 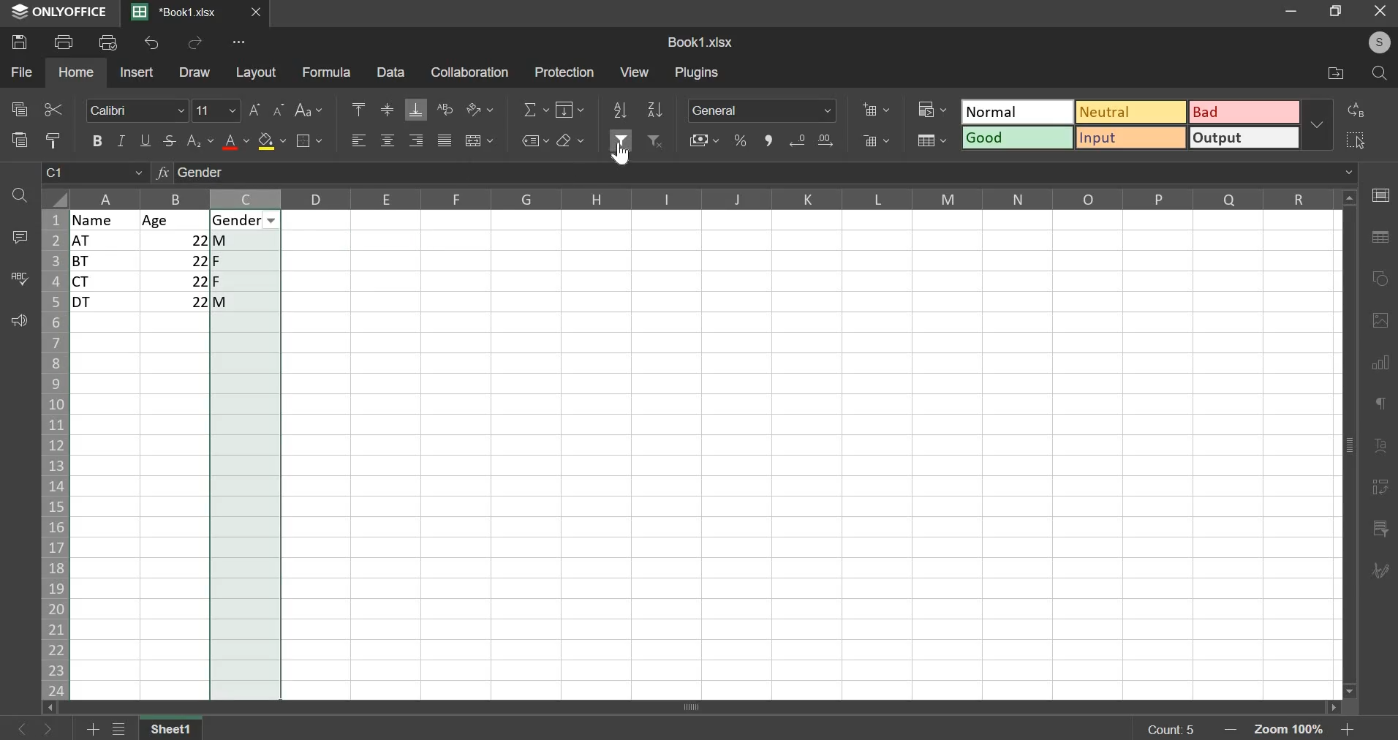 What do you see at coordinates (200, 140) in the screenshot?
I see `superset/subset` at bounding box center [200, 140].